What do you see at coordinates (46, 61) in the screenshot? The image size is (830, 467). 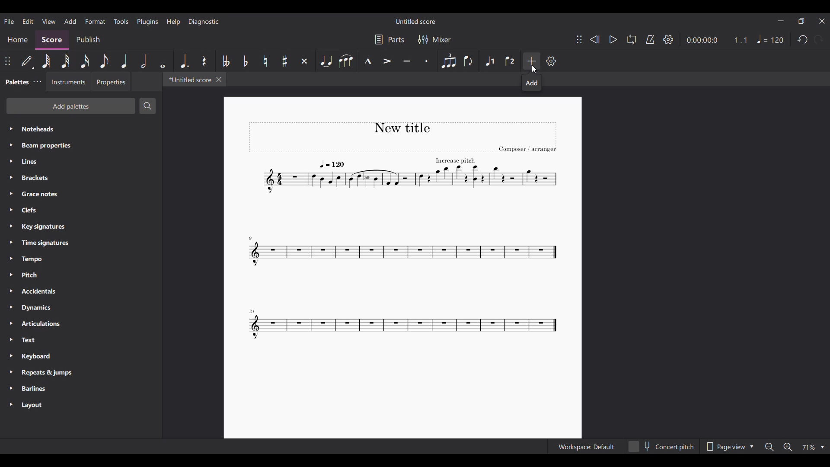 I see `64th note` at bounding box center [46, 61].